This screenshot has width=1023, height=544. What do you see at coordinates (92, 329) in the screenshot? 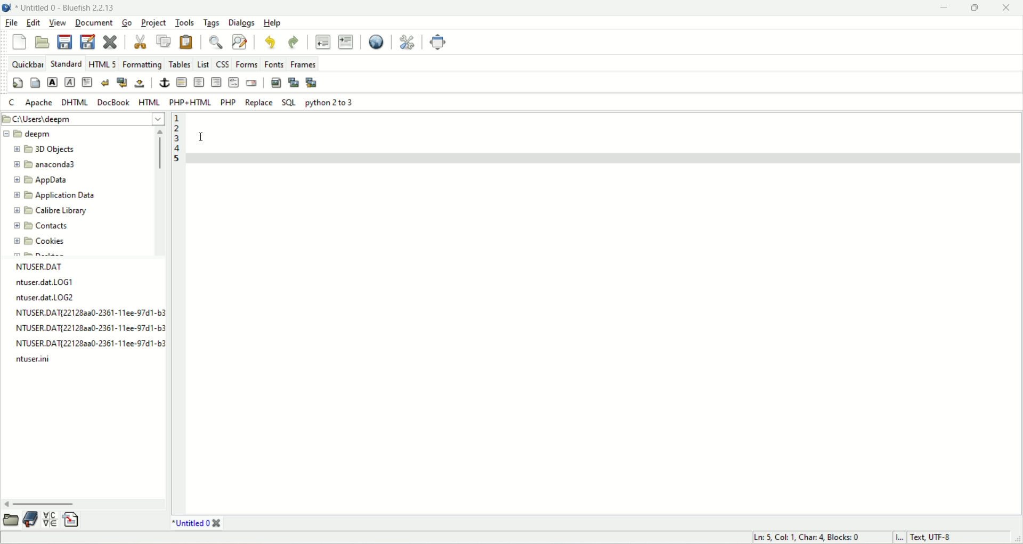
I see `file name` at bounding box center [92, 329].